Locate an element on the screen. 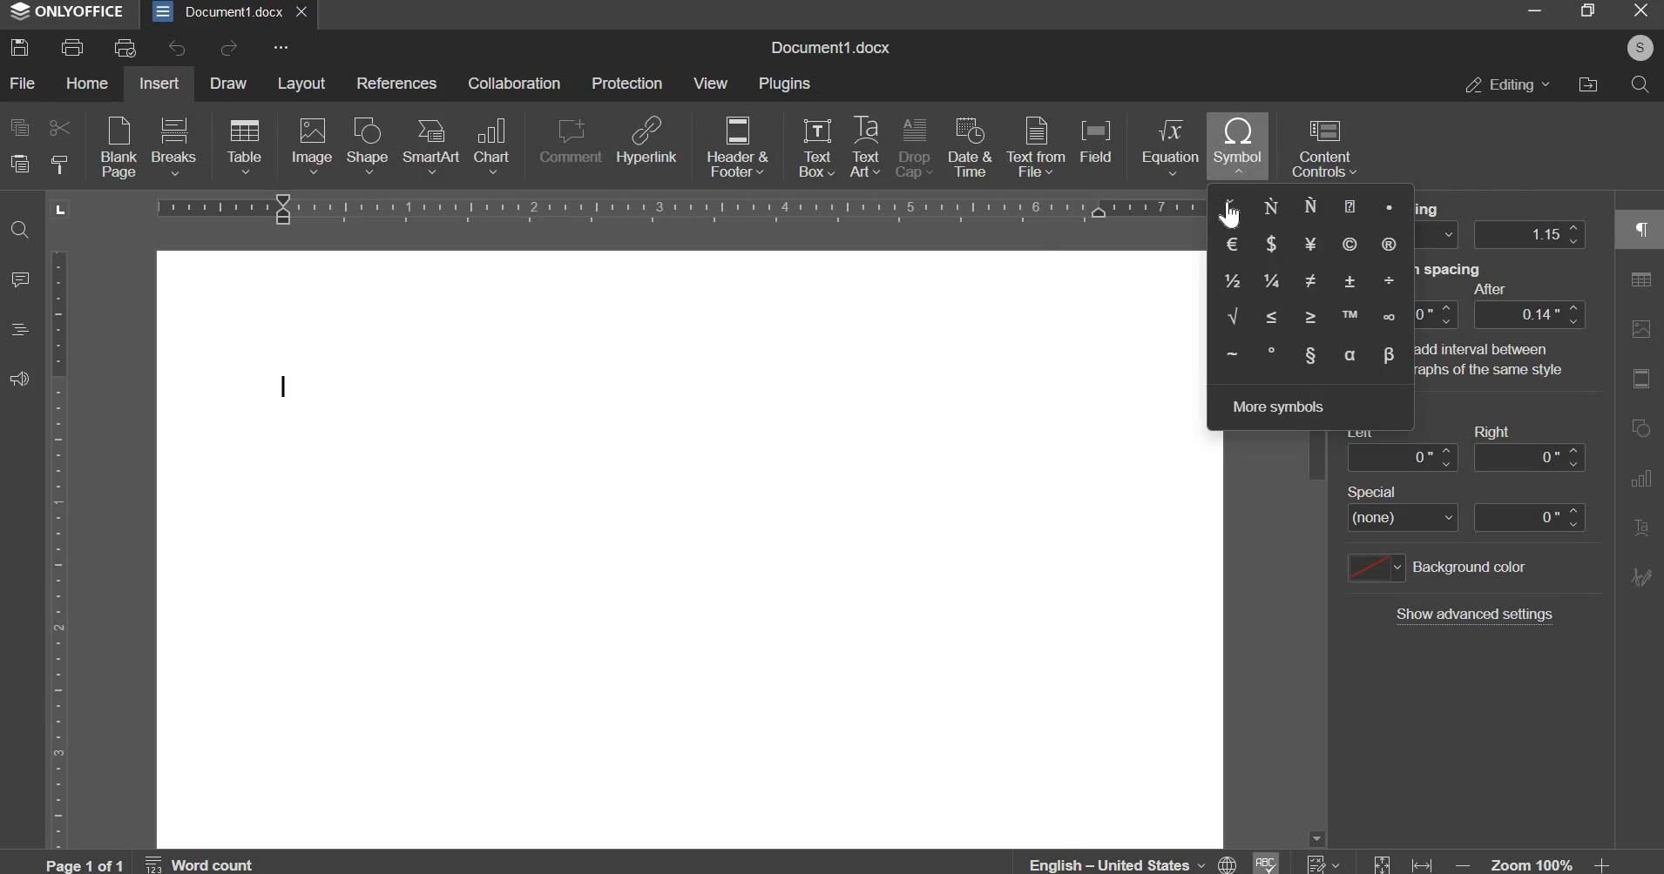 This screenshot has height=874, width=1664. save is located at coordinates (21, 50).